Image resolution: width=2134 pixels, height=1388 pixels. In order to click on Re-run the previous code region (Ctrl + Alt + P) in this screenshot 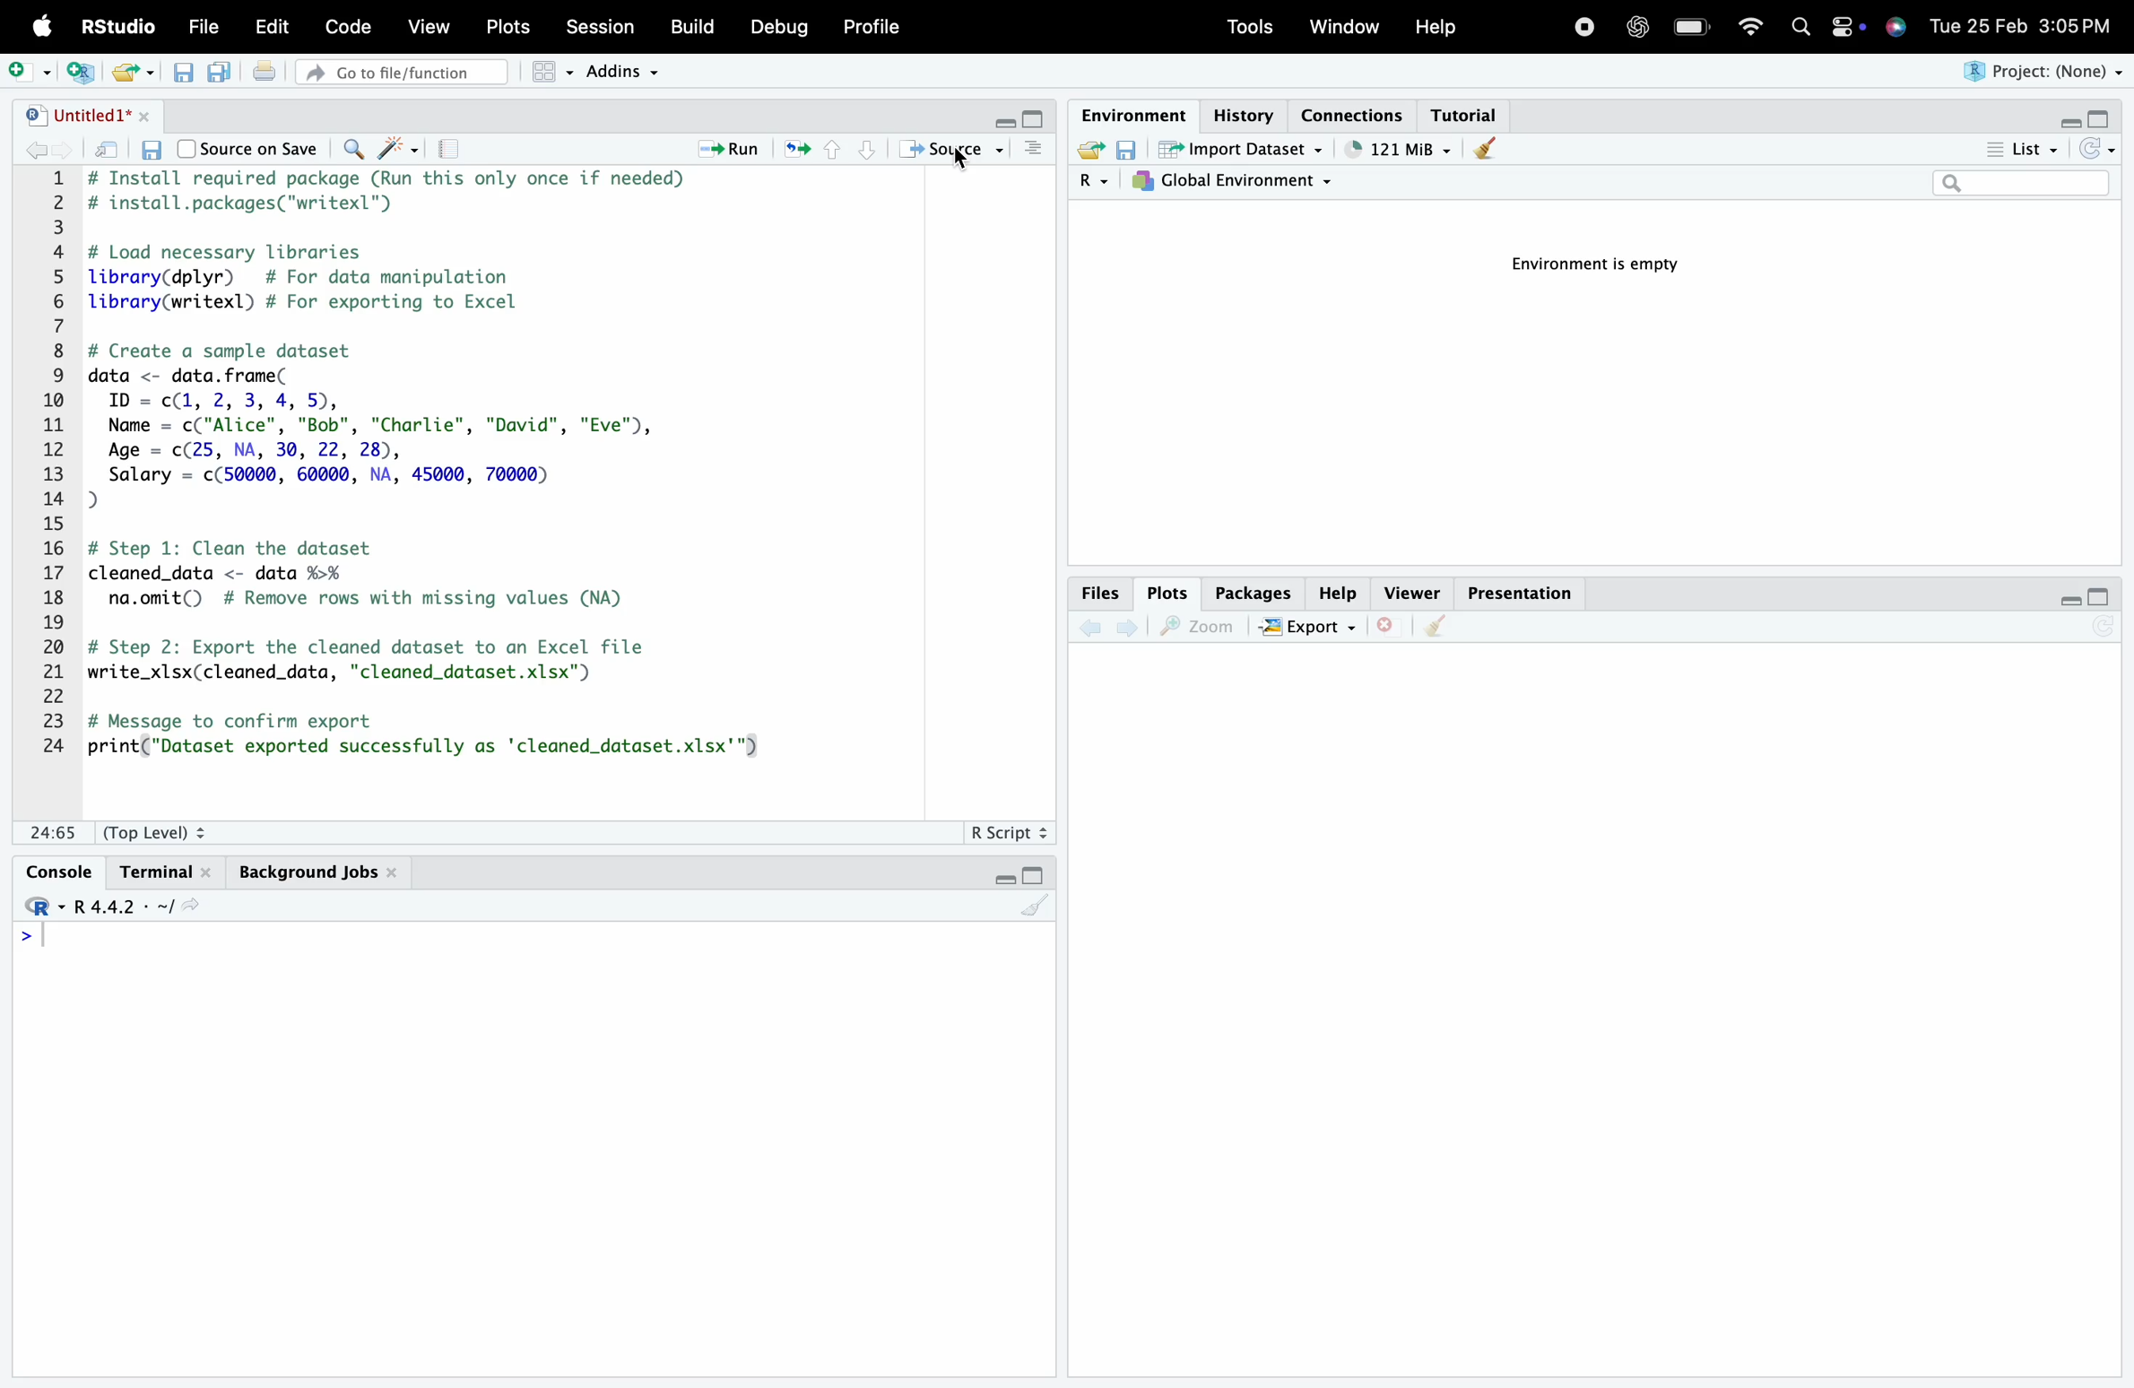, I will do `click(794, 150)`.